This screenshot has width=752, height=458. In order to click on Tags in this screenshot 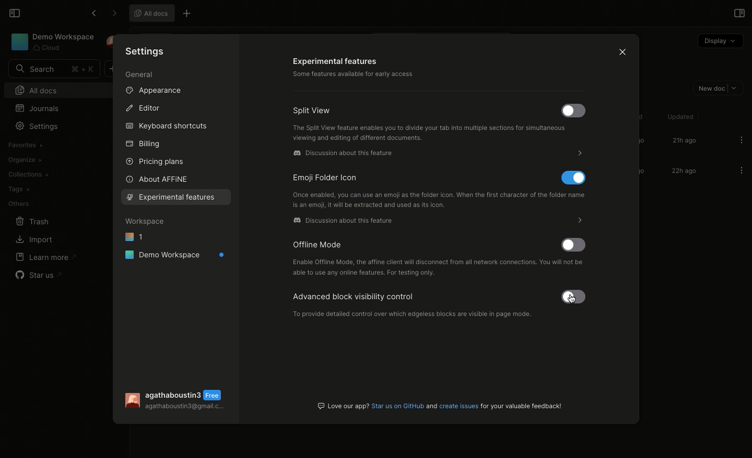, I will do `click(18, 189)`.